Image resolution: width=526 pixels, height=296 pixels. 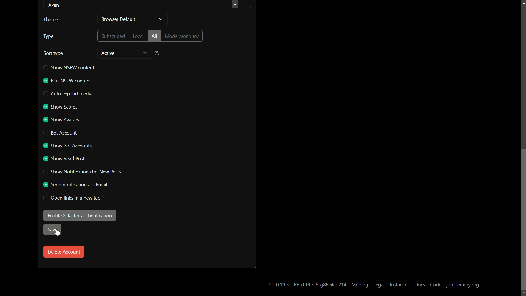 I want to click on send notifications to email, so click(x=76, y=185).